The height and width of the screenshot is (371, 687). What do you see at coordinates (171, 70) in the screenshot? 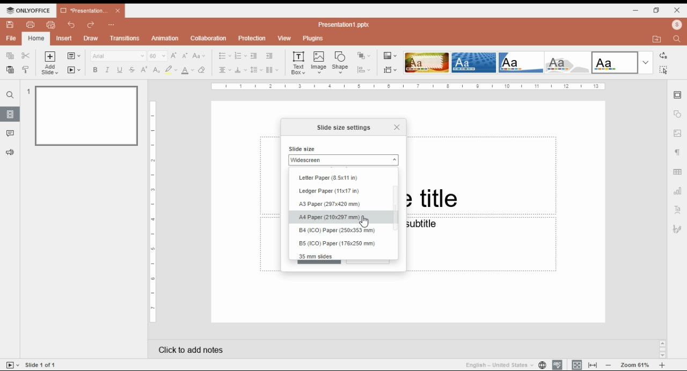
I see `highlight color` at bounding box center [171, 70].